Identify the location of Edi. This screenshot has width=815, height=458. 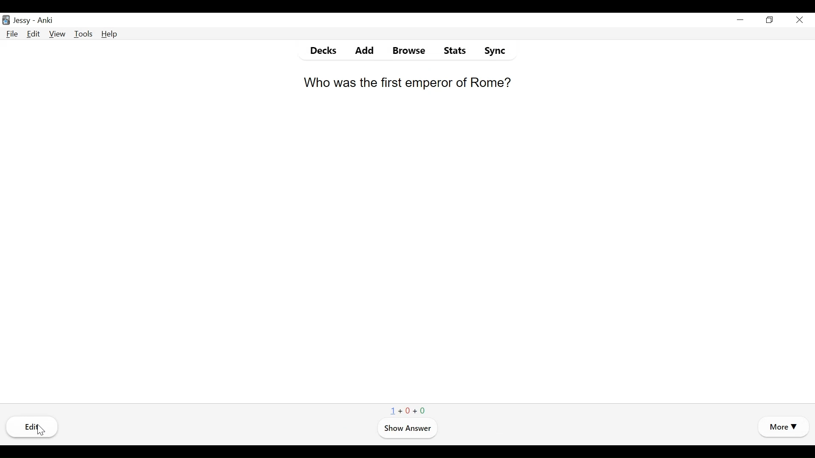
(34, 427).